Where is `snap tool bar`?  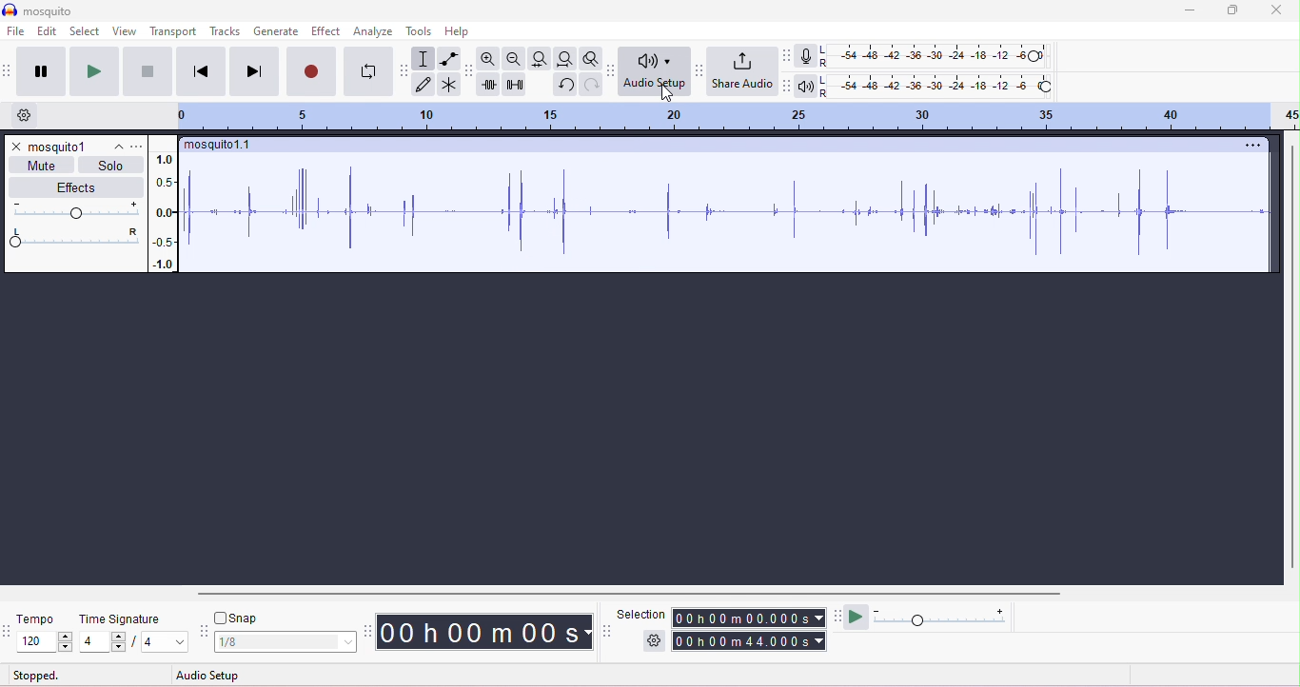 snap tool bar is located at coordinates (205, 633).